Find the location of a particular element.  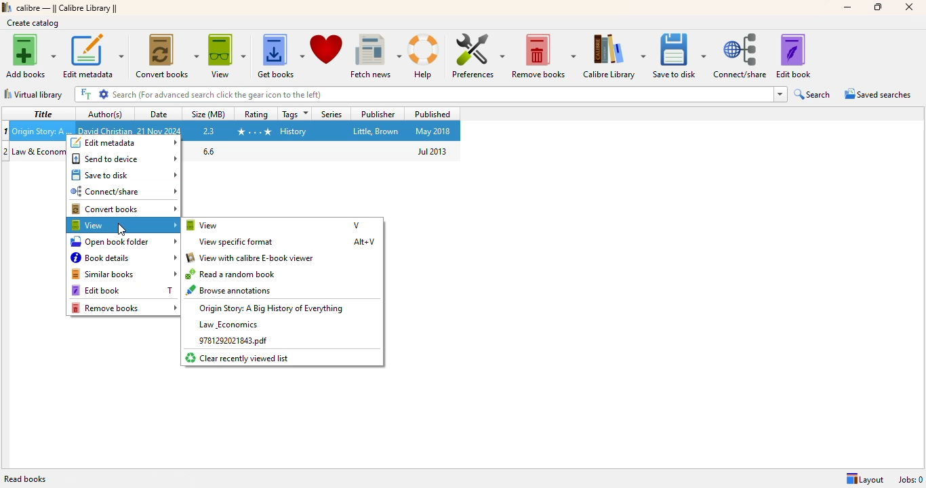

browse annotations is located at coordinates (230, 289).